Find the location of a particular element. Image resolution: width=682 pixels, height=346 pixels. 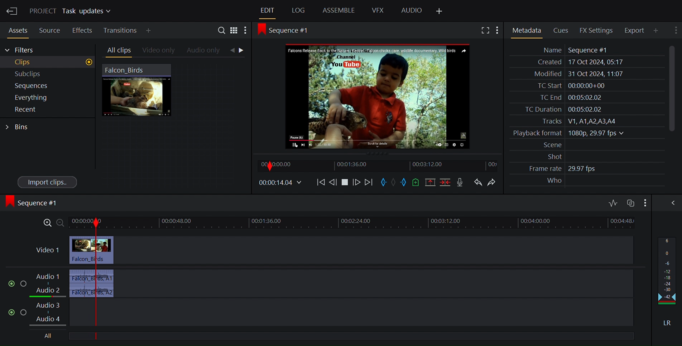

Audio 1 is located at coordinates (49, 277).